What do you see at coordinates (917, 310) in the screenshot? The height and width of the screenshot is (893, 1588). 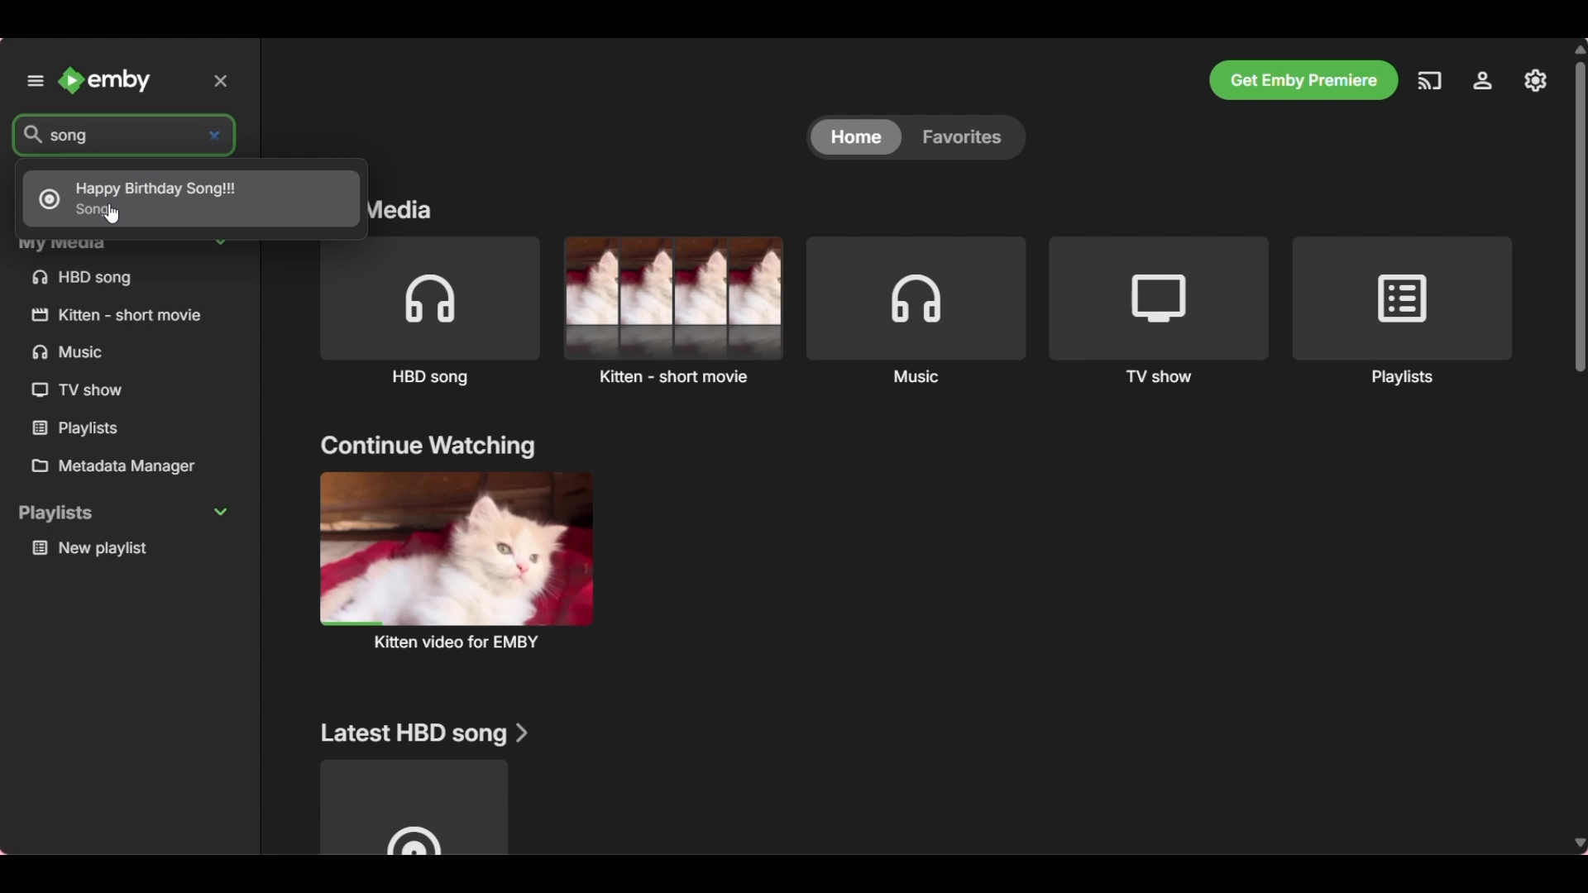 I see `Music` at bounding box center [917, 310].